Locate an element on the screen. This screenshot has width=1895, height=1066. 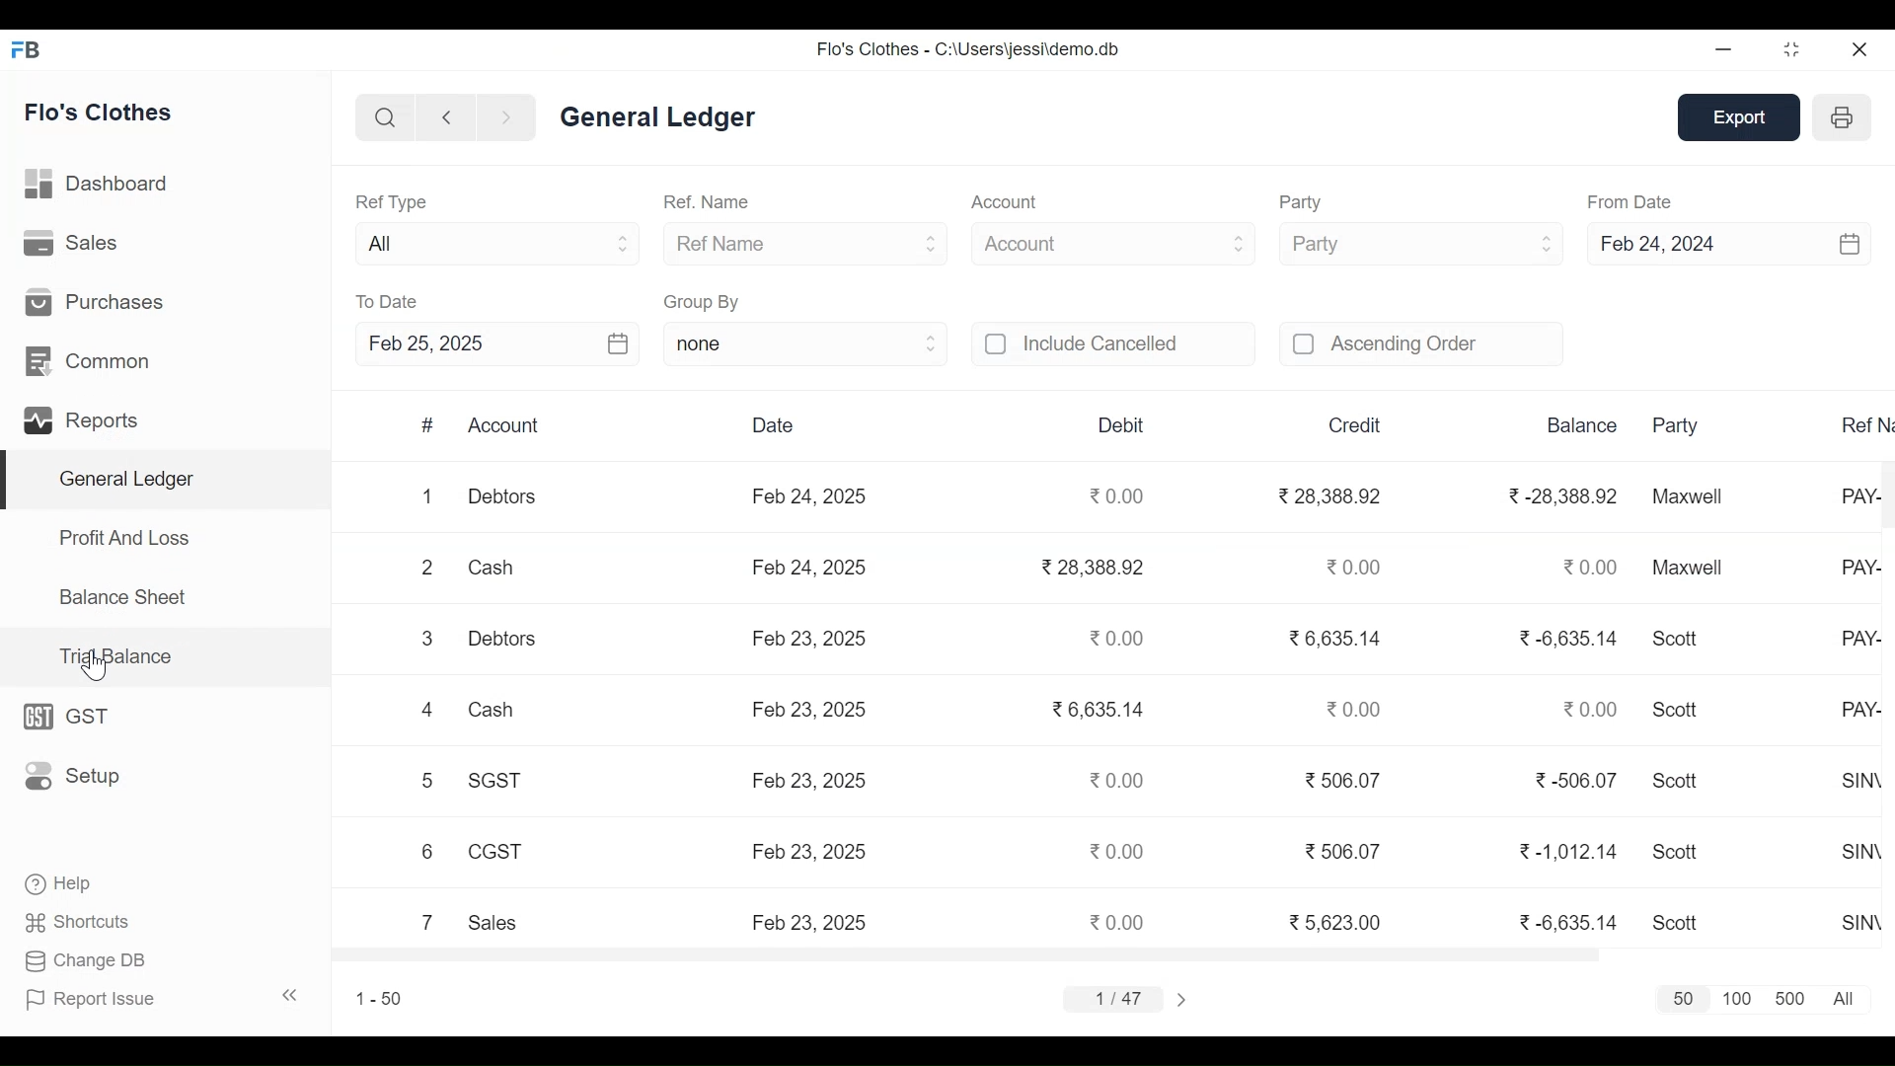
Balance is located at coordinates (1581, 425).